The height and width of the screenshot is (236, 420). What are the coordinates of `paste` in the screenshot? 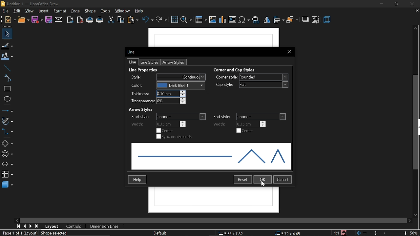 It's located at (133, 20).